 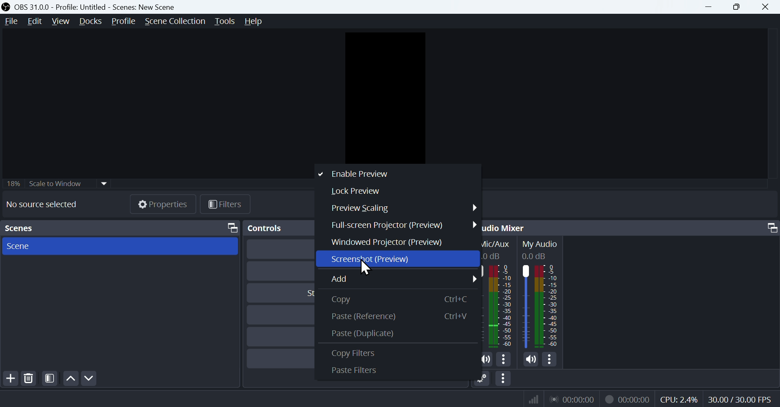 I want to click on CPU: 1.2%, so click(x=680, y=399).